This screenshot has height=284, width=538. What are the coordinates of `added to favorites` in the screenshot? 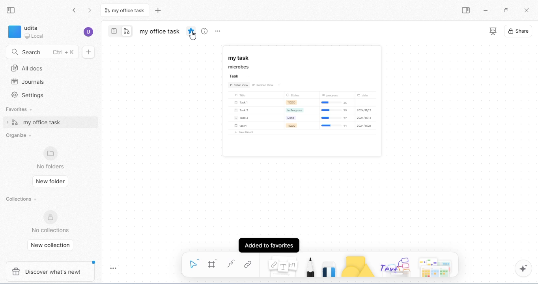 It's located at (269, 243).